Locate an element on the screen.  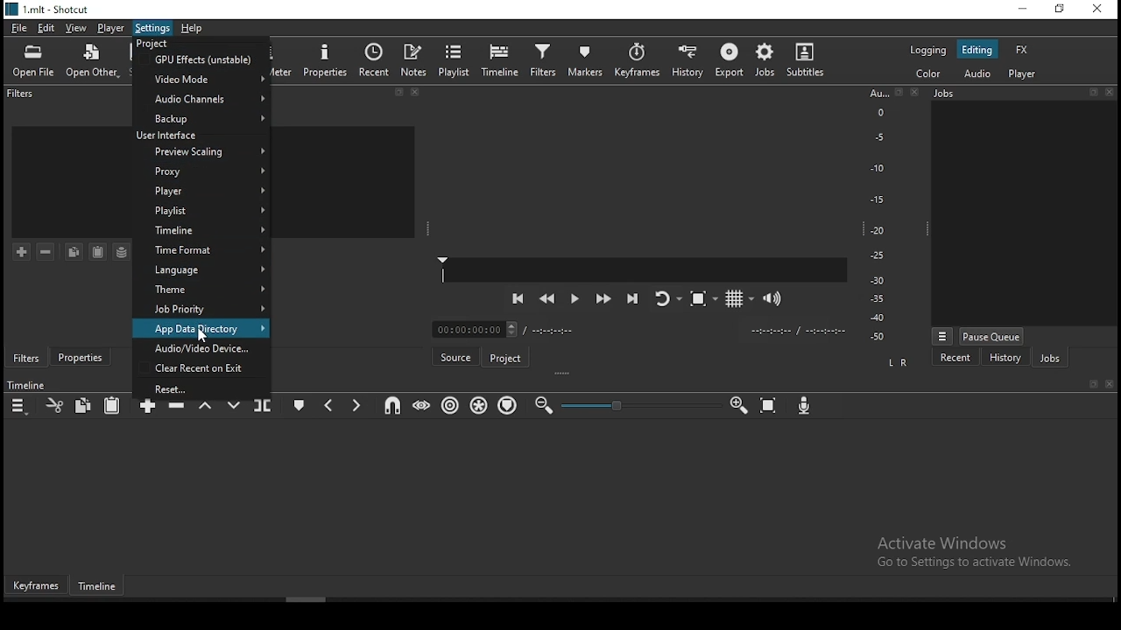
subtitles is located at coordinates (809, 59).